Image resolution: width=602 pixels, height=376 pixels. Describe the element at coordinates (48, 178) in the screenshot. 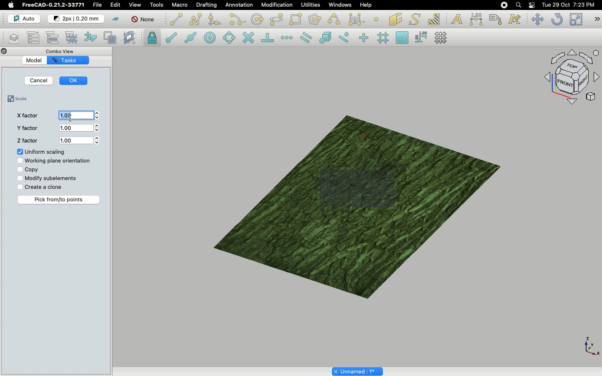

I see `Modify subelements` at that location.